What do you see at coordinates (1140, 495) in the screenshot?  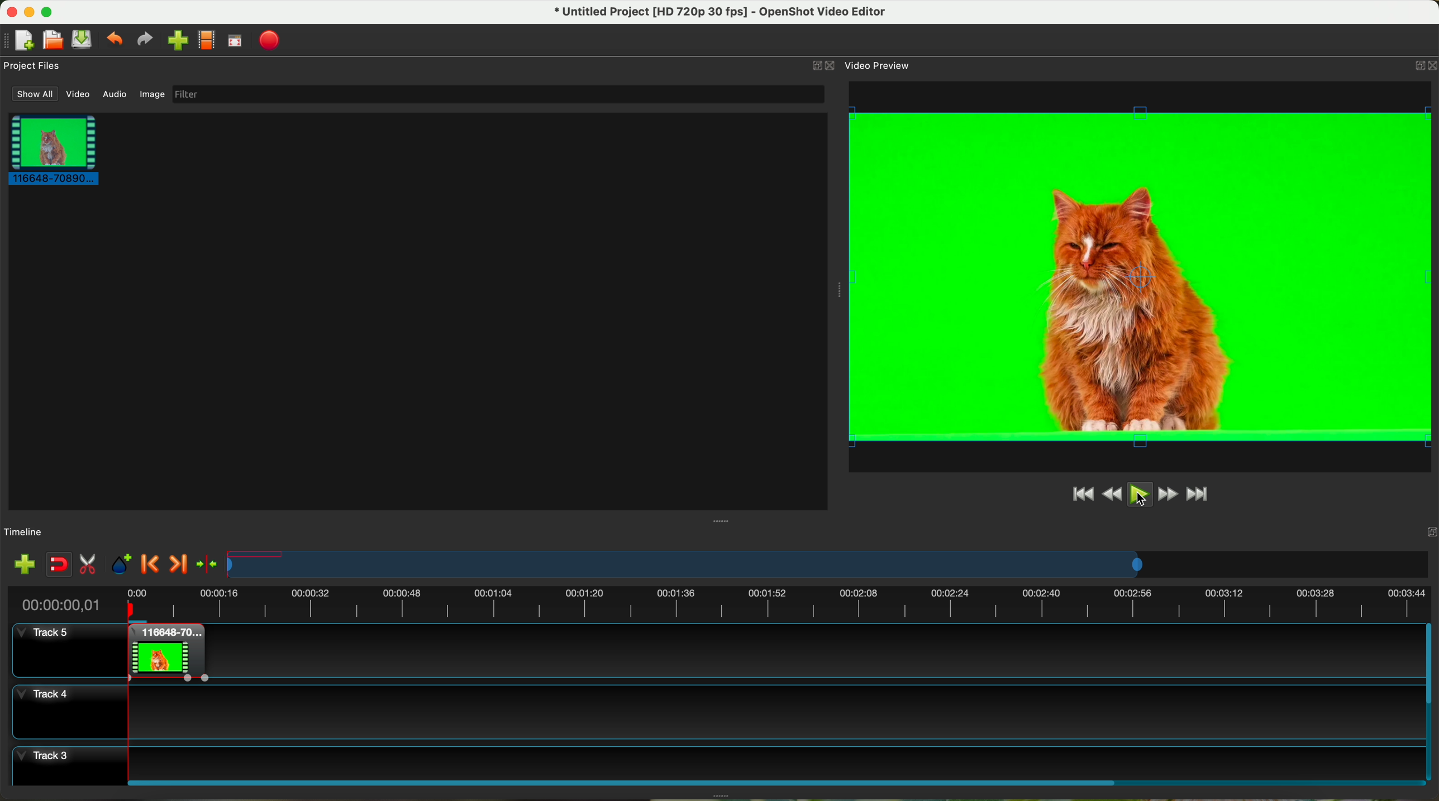 I see `click on play` at bounding box center [1140, 495].